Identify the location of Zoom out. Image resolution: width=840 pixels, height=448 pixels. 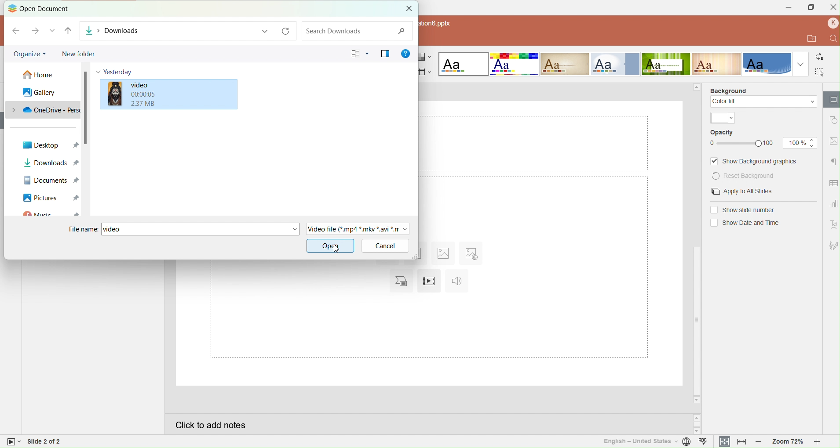
(759, 442).